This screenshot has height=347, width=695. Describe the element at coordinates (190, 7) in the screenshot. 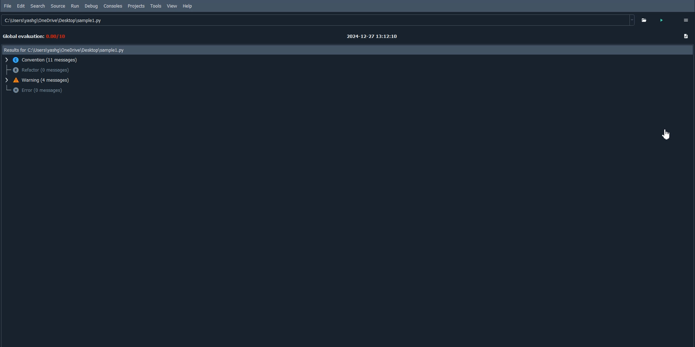

I see `Help` at that location.